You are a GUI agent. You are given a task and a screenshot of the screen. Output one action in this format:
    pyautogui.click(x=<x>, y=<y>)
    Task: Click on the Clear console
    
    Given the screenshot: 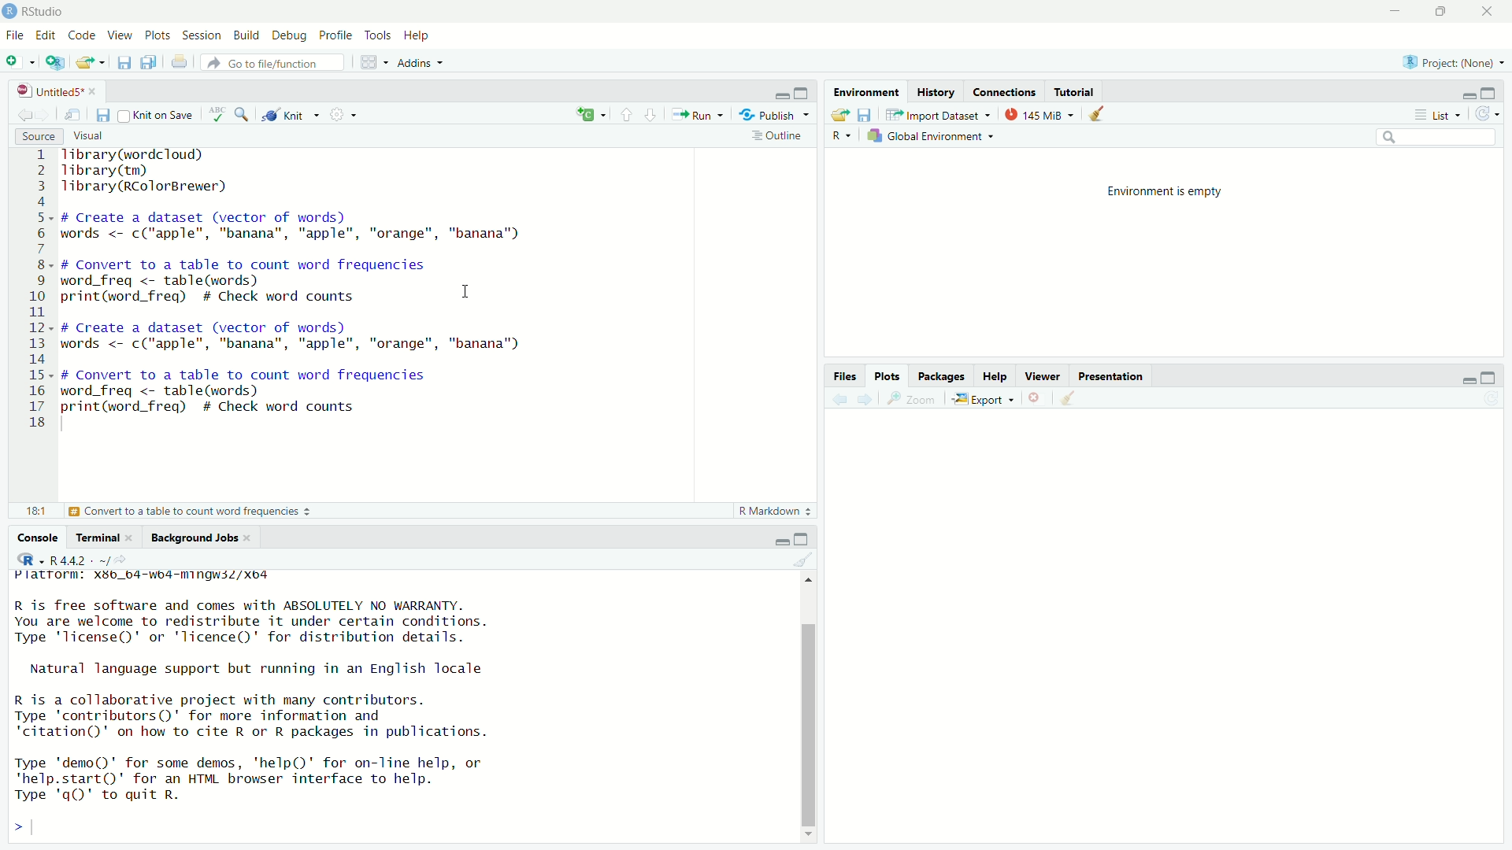 What is the action you would take?
    pyautogui.click(x=1099, y=115)
    